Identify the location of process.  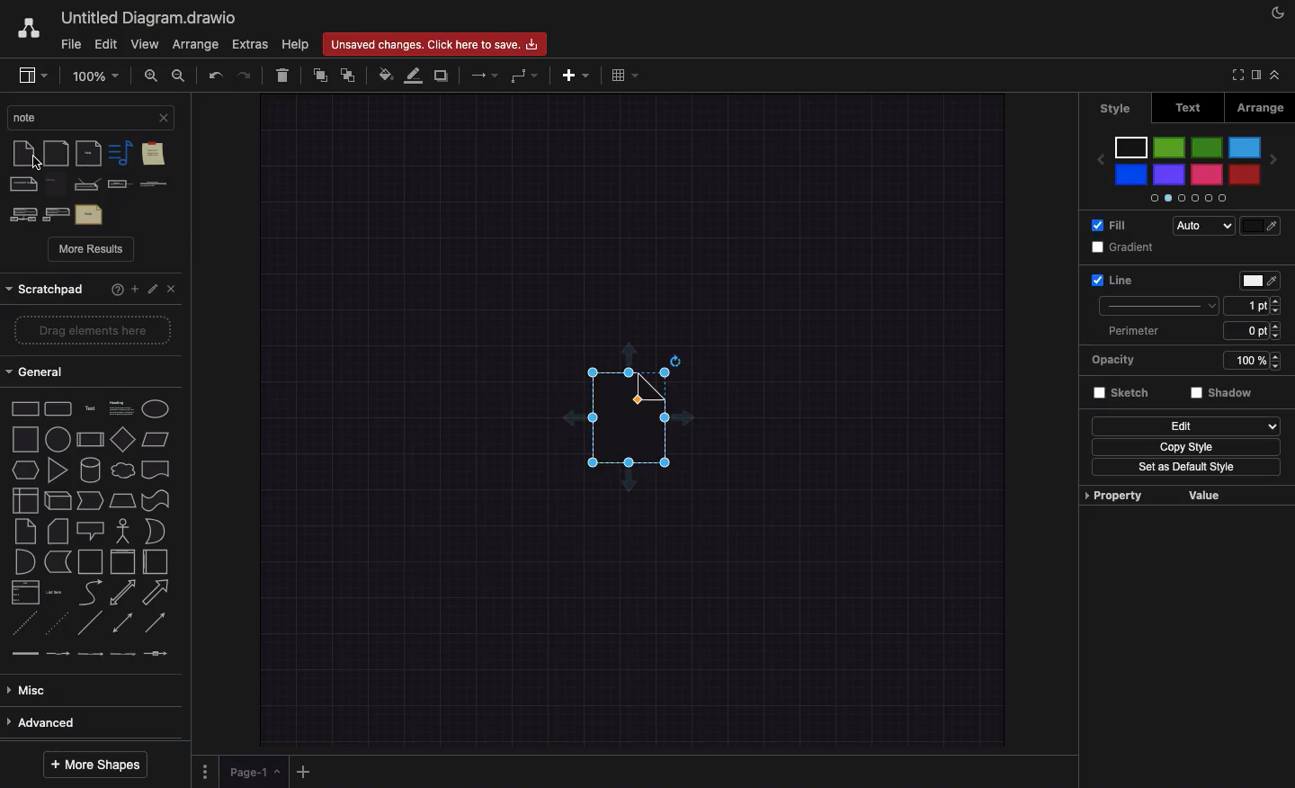
(58, 439).